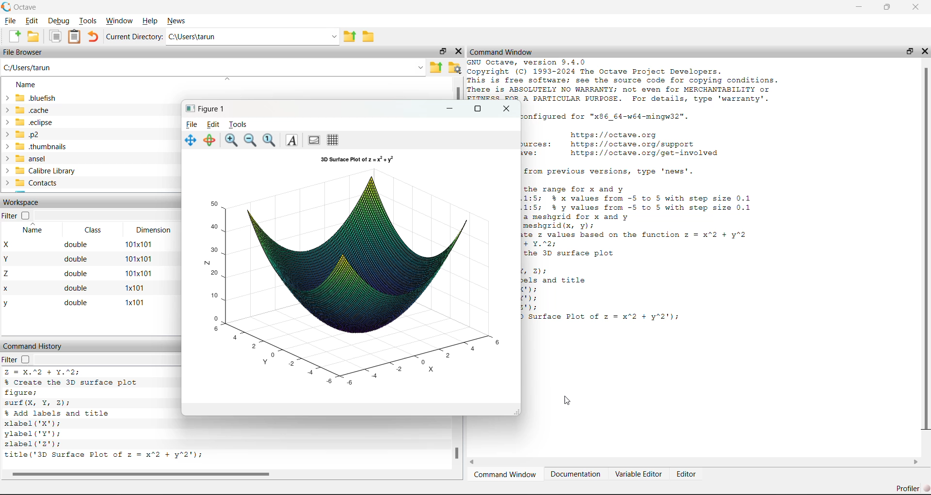 The image size is (931, 495). Describe the element at coordinates (30, 424) in the screenshot. I see `xlabel ('X");` at that location.